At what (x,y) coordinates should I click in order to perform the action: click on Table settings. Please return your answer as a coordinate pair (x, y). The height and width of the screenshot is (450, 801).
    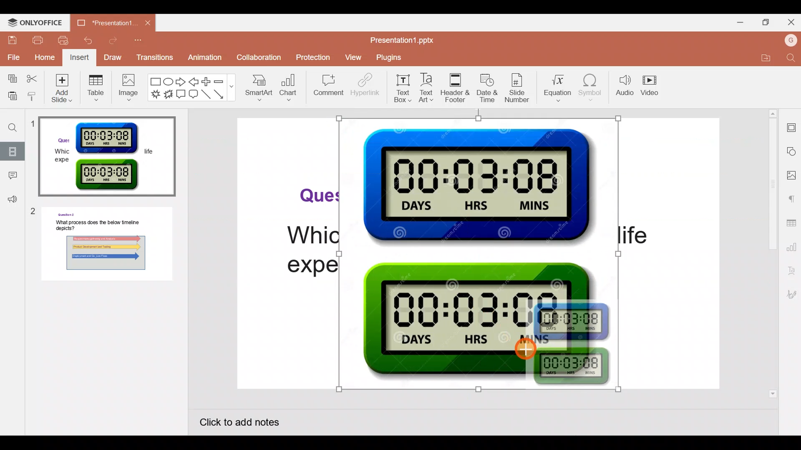
    Looking at the image, I should click on (791, 224).